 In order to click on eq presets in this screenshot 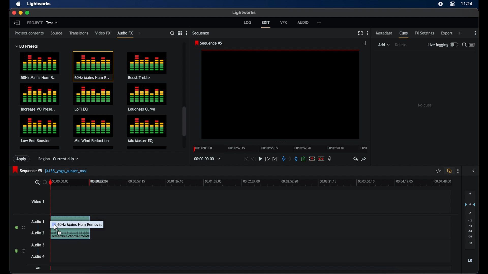, I will do `click(27, 46)`.